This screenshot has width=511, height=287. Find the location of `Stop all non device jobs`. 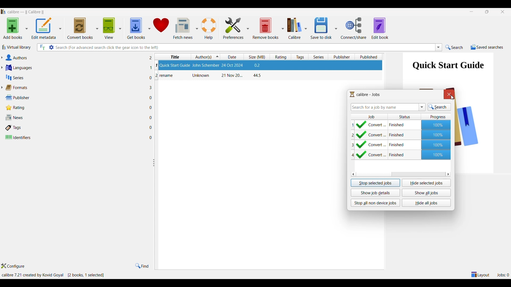

Stop all non device jobs is located at coordinates (376, 203).